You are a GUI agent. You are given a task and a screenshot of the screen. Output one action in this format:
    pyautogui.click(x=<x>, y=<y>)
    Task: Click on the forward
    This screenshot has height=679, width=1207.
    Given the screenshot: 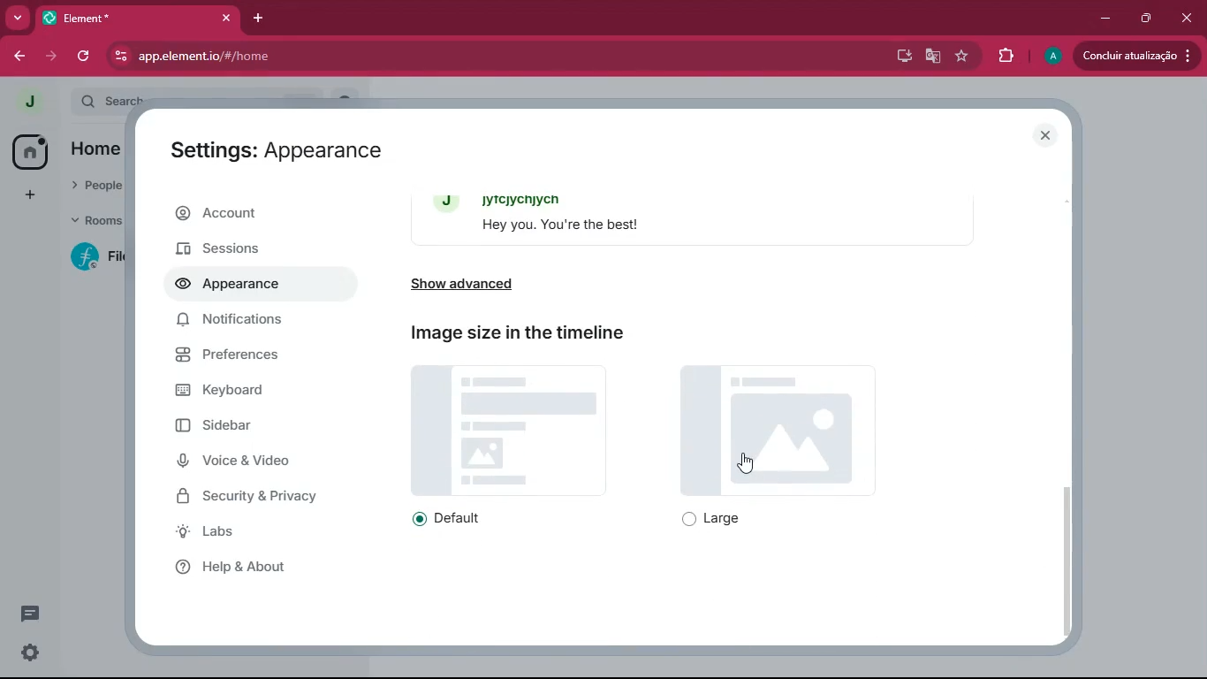 What is the action you would take?
    pyautogui.click(x=54, y=57)
    